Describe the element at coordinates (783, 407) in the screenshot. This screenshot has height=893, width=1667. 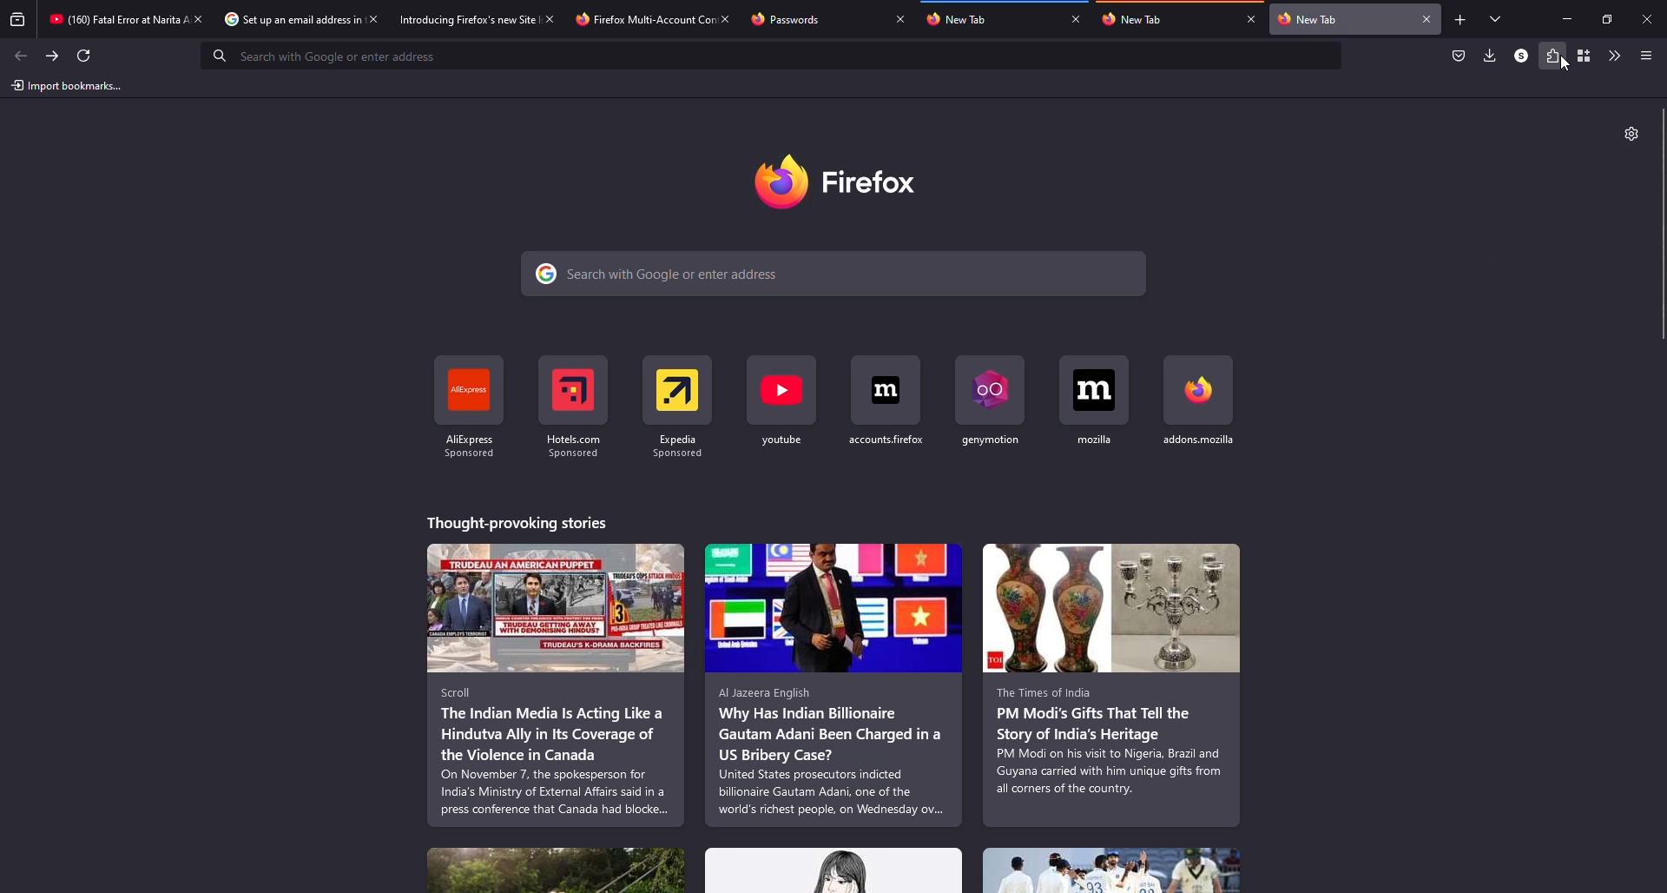
I see `shortcut` at that location.